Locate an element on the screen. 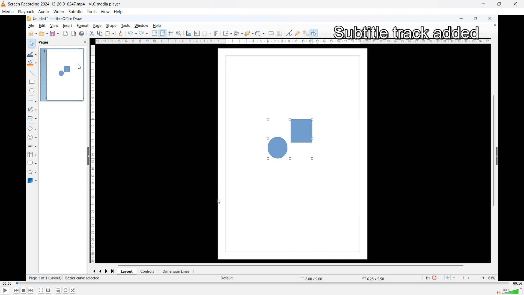 The width and height of the screenshot is (524, 295). save is located at coordinates (436, 278).